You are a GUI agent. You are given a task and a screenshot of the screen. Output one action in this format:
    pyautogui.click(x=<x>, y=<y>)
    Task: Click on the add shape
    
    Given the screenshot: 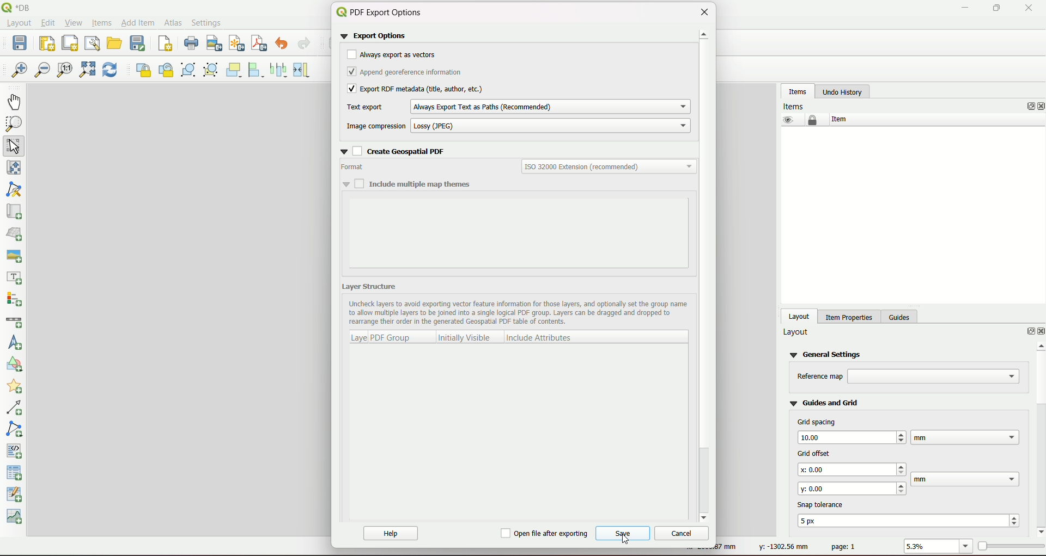 What is the action you would take?
    pyautogui.click(x=13, y=366)
    